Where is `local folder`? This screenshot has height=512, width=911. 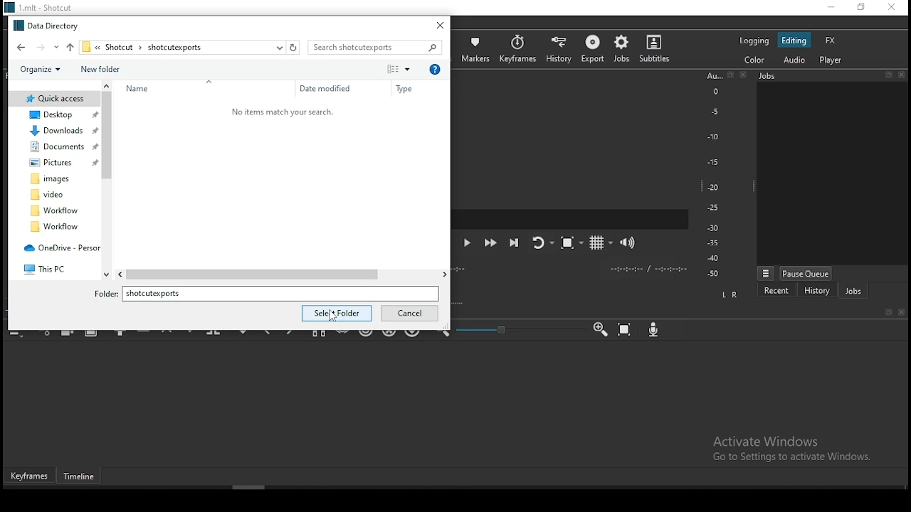 local folder is located at coordinates (55, 228).